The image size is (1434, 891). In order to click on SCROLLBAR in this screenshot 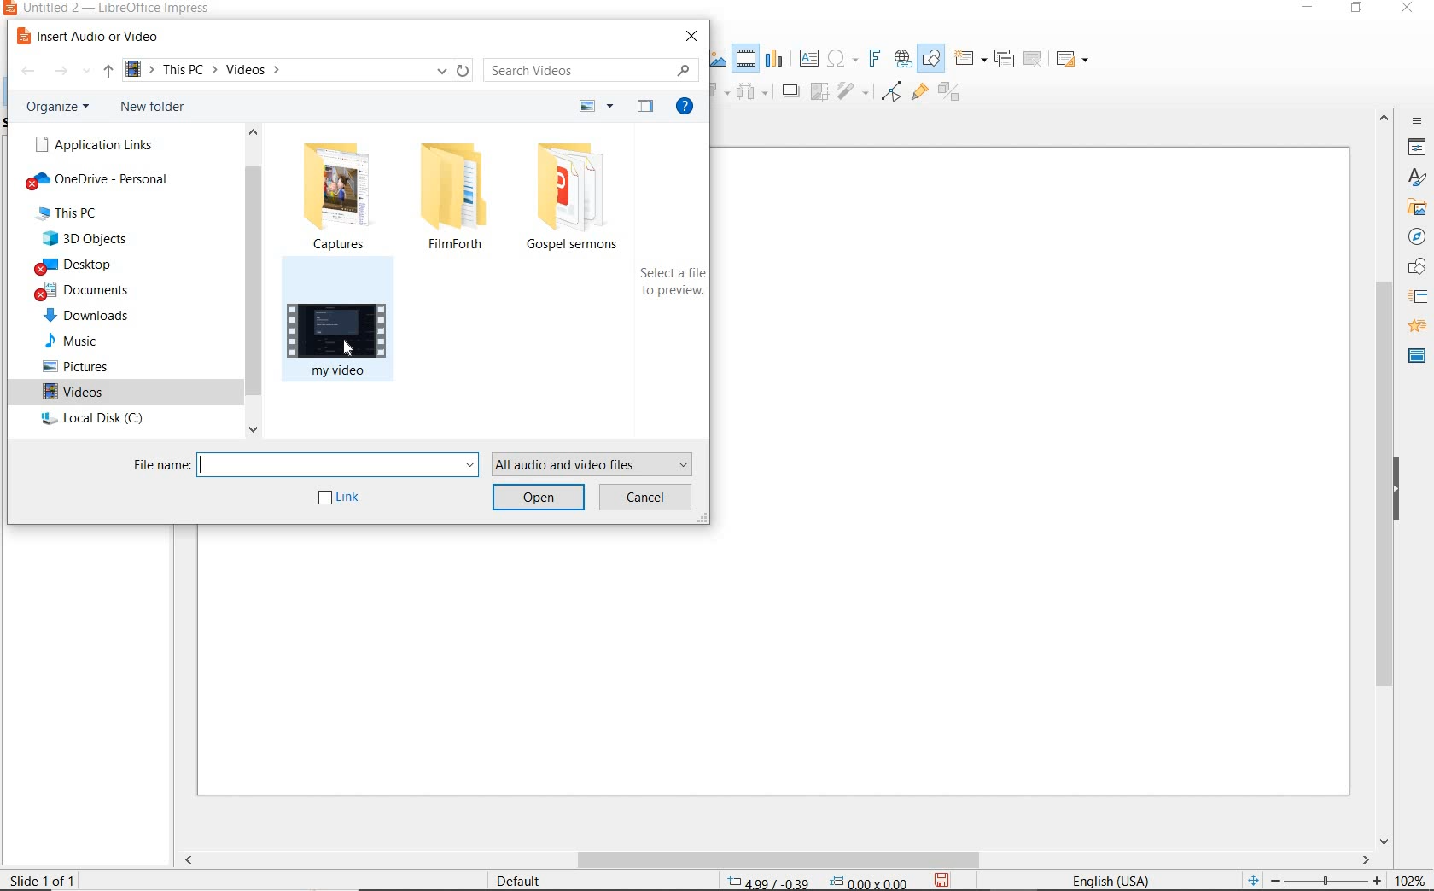, I will do `click(1383, 479)`.